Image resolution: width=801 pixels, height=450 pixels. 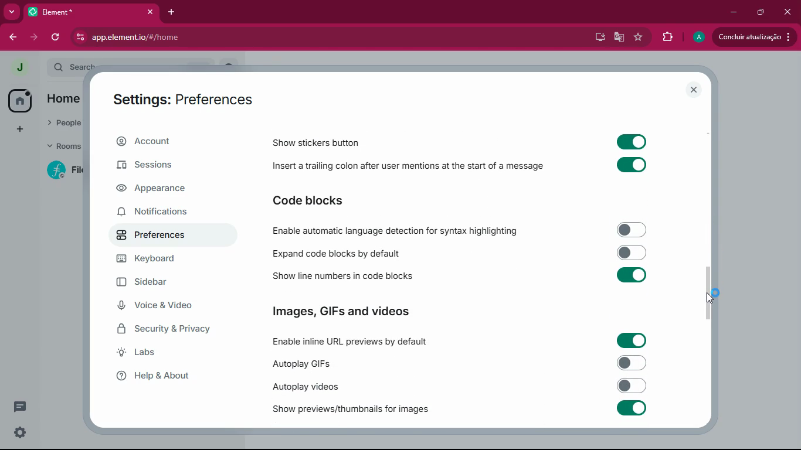 I want to click on add, so click(x=22, y=129).